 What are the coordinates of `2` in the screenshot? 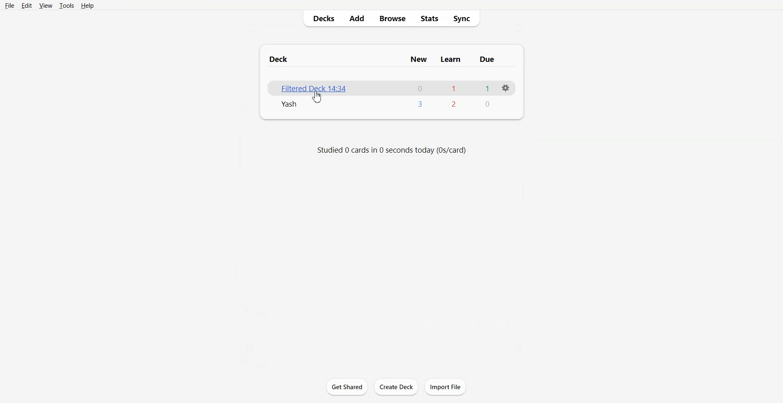 It's located at (454, 104).